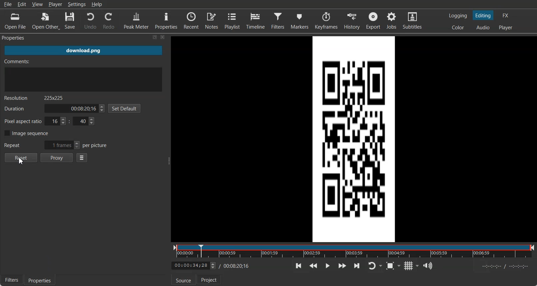 Image resolution: width=537 pixels, height=286 pixels. I want to click on Adjust the Window, so click(169, 160).